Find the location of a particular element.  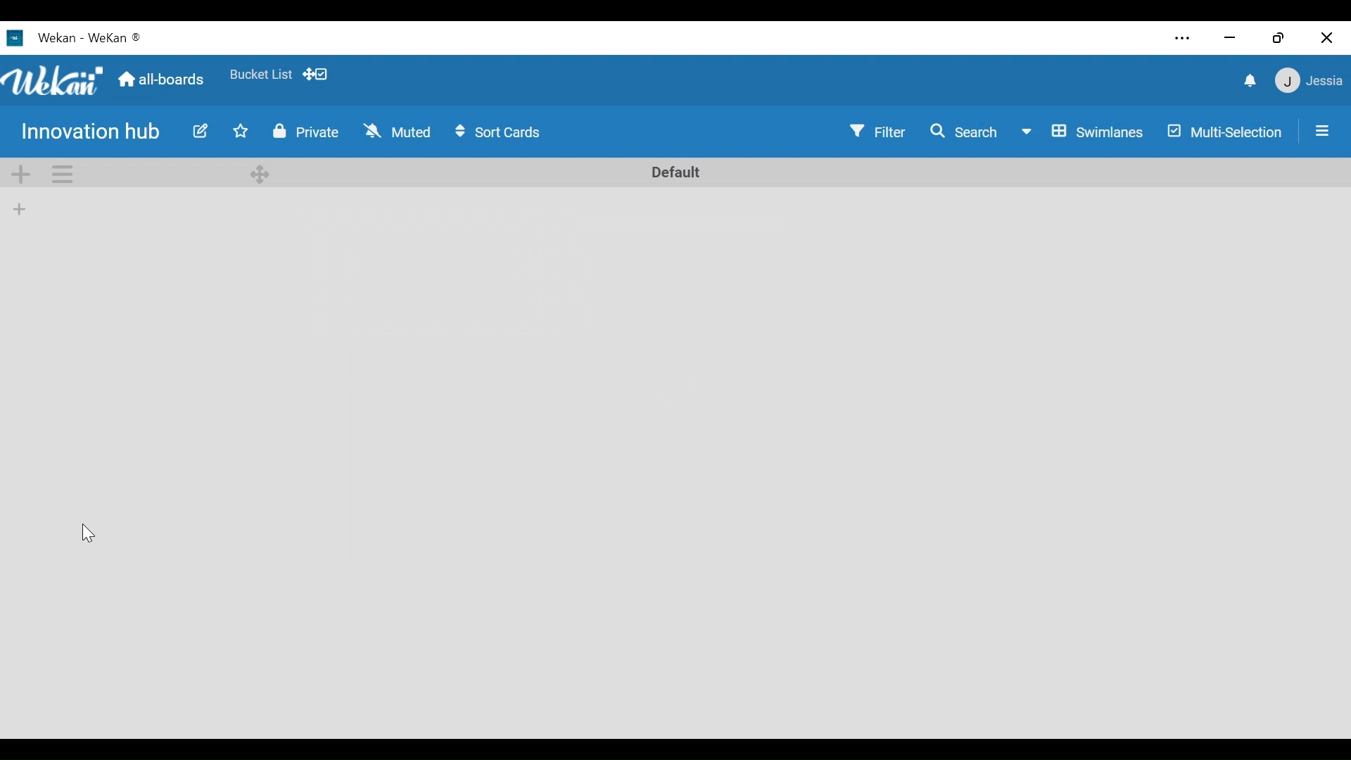

Toggle favorites is located at coordinates (241, 132).